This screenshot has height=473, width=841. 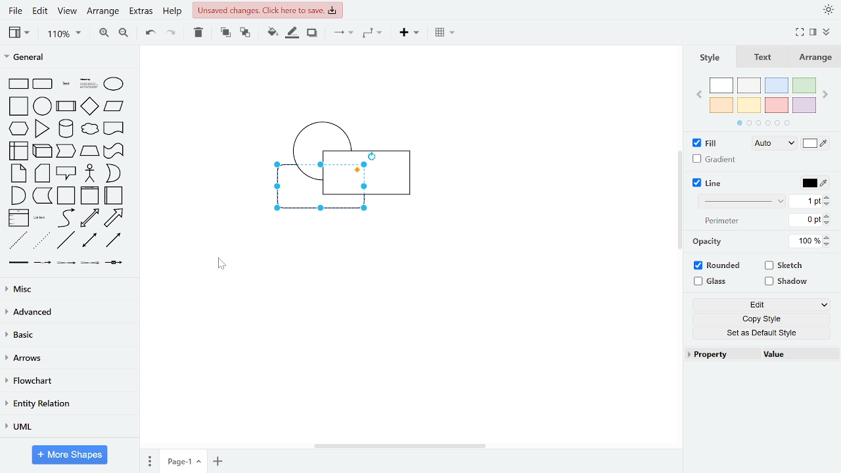 I want to click on shadow, so click(x=786, y=282).